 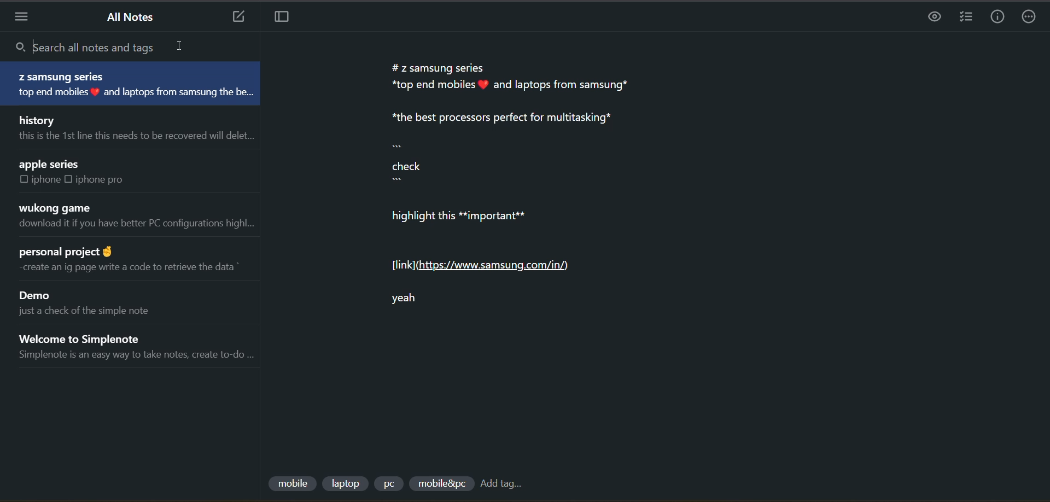 I want to click on search all notes and tags, so click(x=121, y=49).